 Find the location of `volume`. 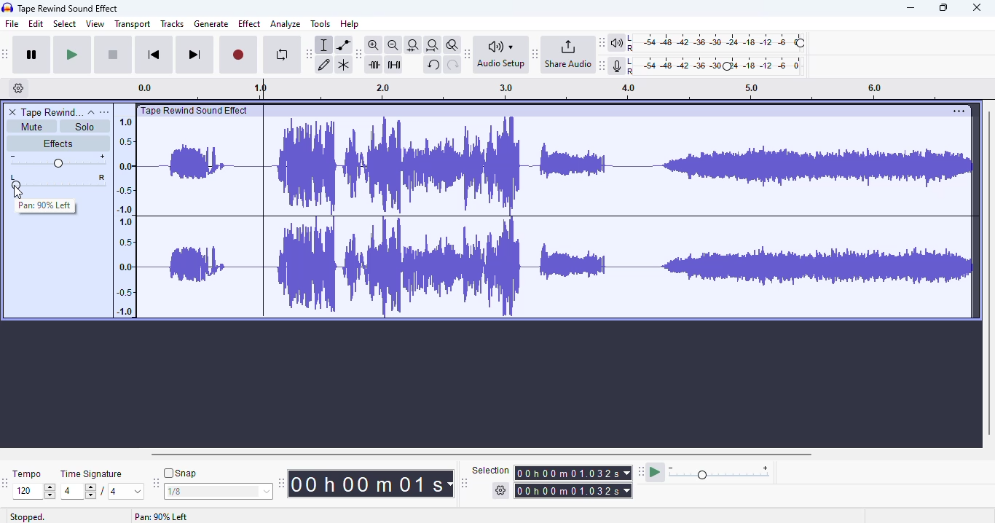

volume is located at coordinates (58, 161).